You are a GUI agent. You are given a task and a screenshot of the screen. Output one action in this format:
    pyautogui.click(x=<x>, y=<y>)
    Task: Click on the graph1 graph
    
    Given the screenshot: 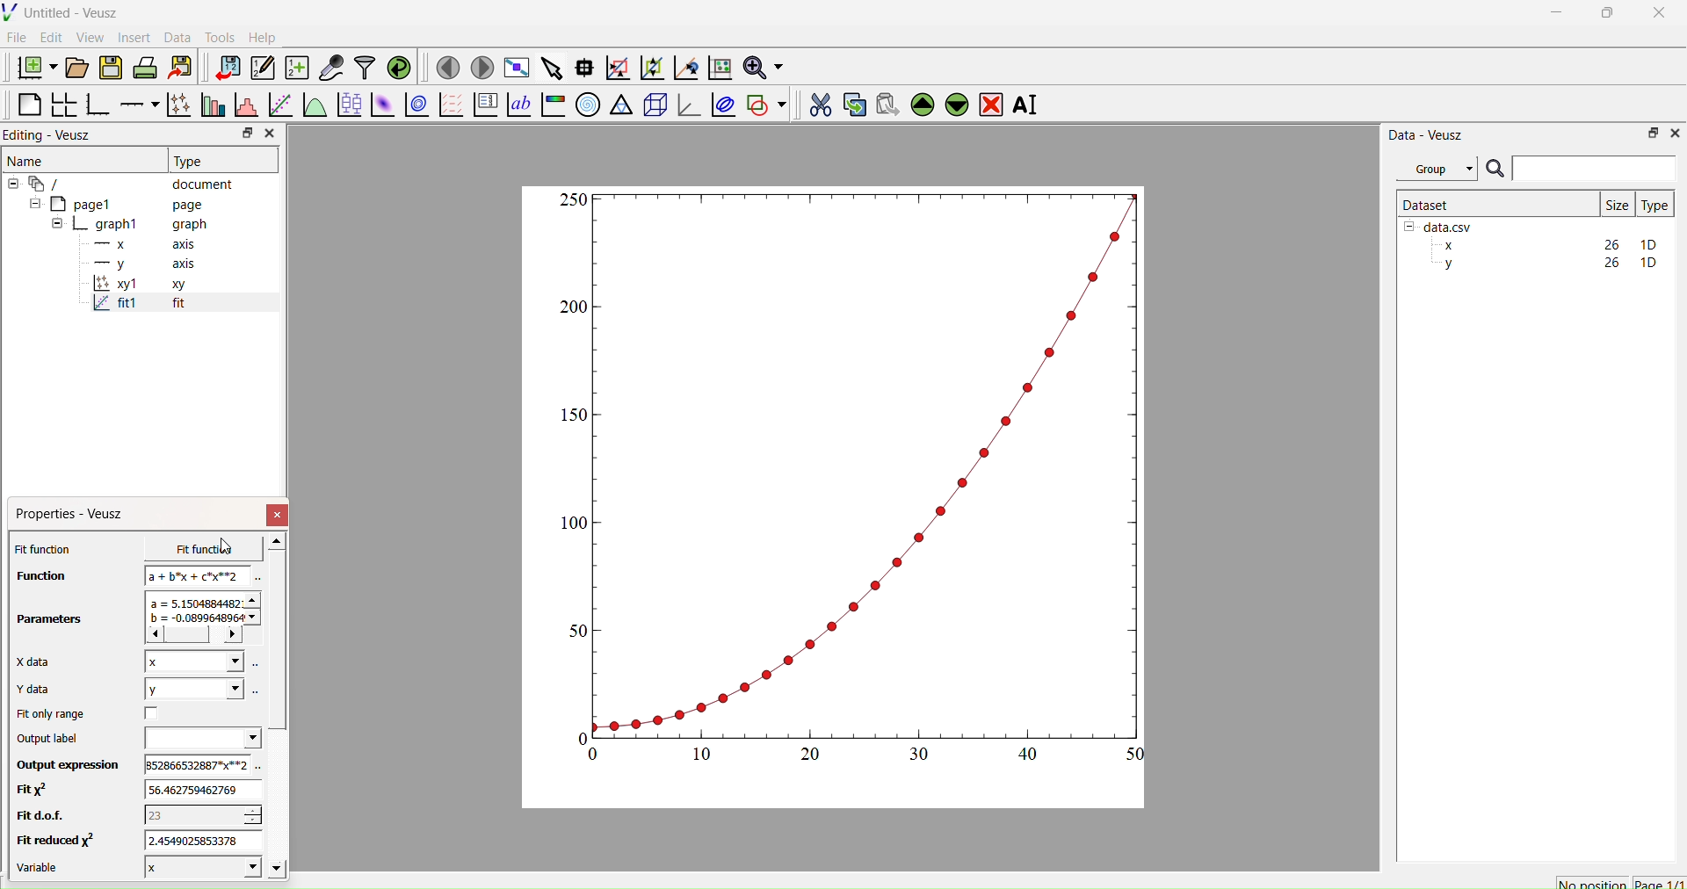 What is the action you would take?
    pyautogui.click(x=130, y=225)
    